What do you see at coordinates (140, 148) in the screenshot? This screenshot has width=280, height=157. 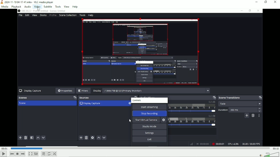 I see `Play duration` at bounding box center [140, 148].